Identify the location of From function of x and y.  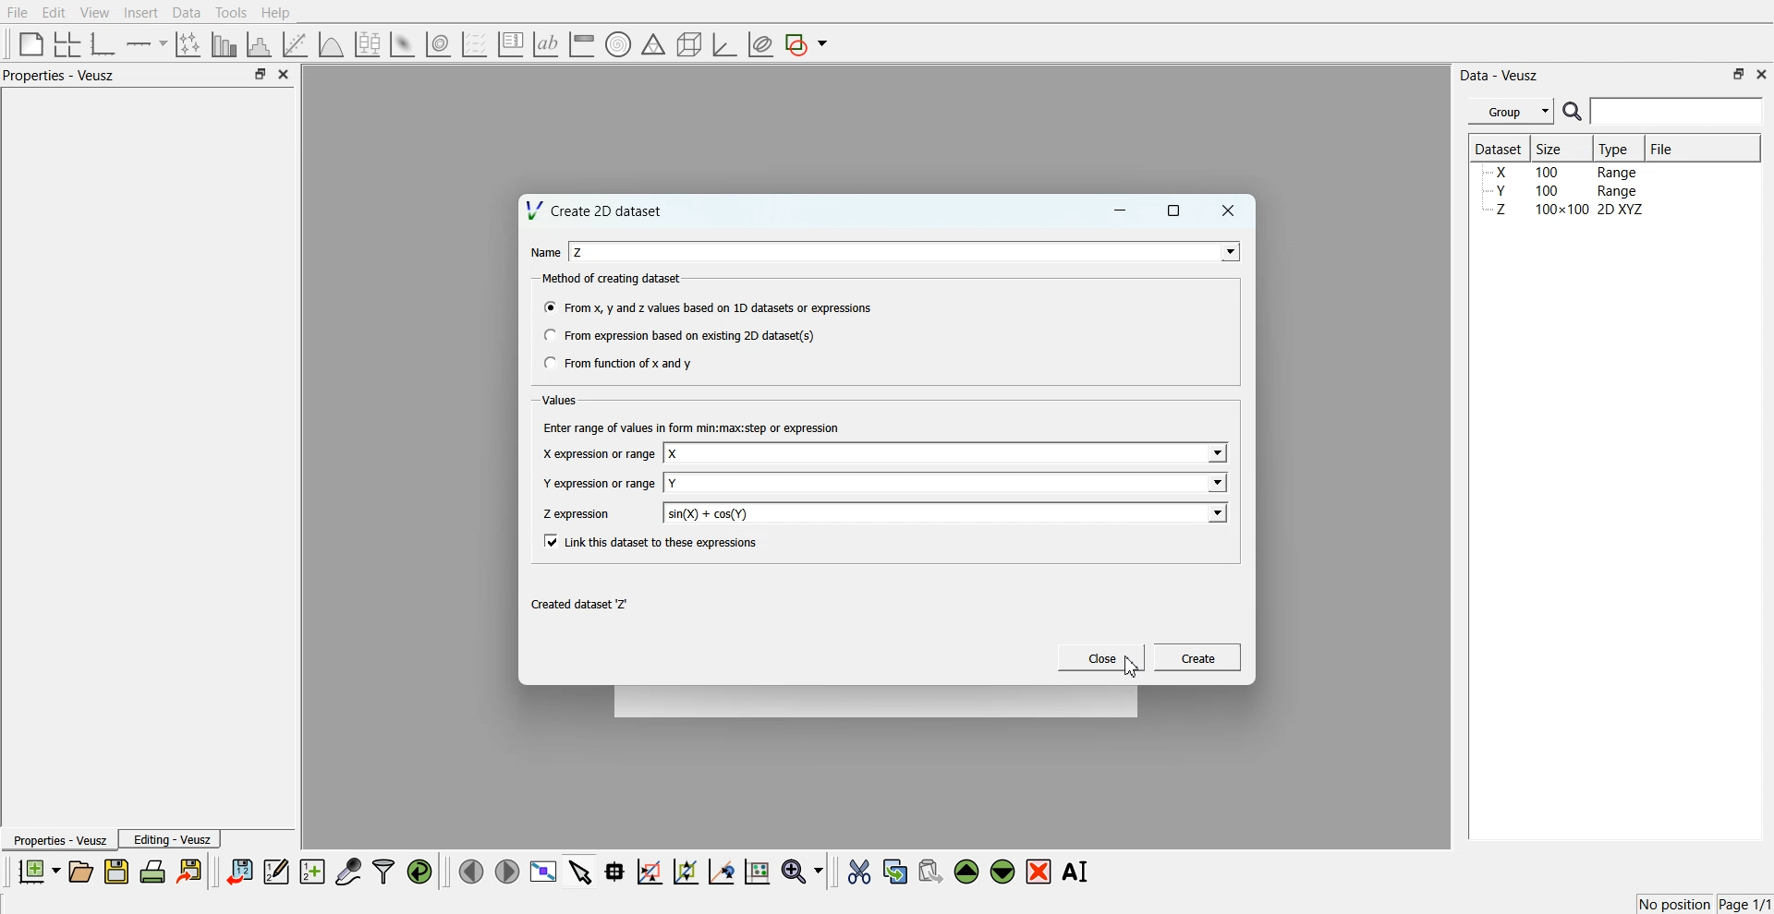
(620, 362).